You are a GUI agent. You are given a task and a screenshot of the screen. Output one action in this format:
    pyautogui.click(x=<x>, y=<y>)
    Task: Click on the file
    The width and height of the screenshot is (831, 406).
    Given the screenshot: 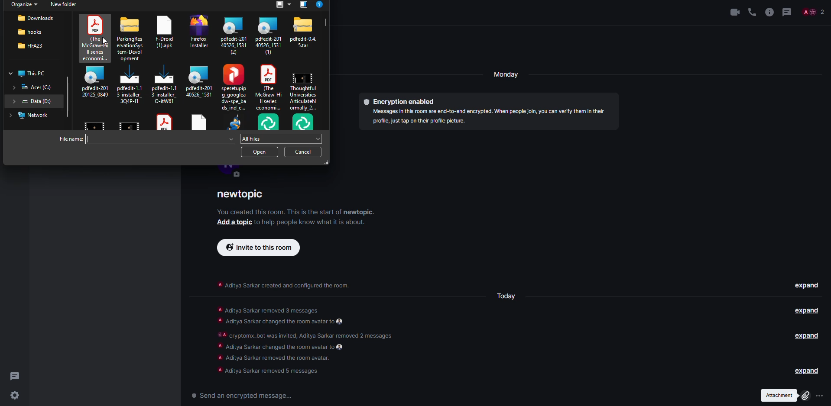 What is the action you would take?
    pyautogui.click(x=95, y=39)
    